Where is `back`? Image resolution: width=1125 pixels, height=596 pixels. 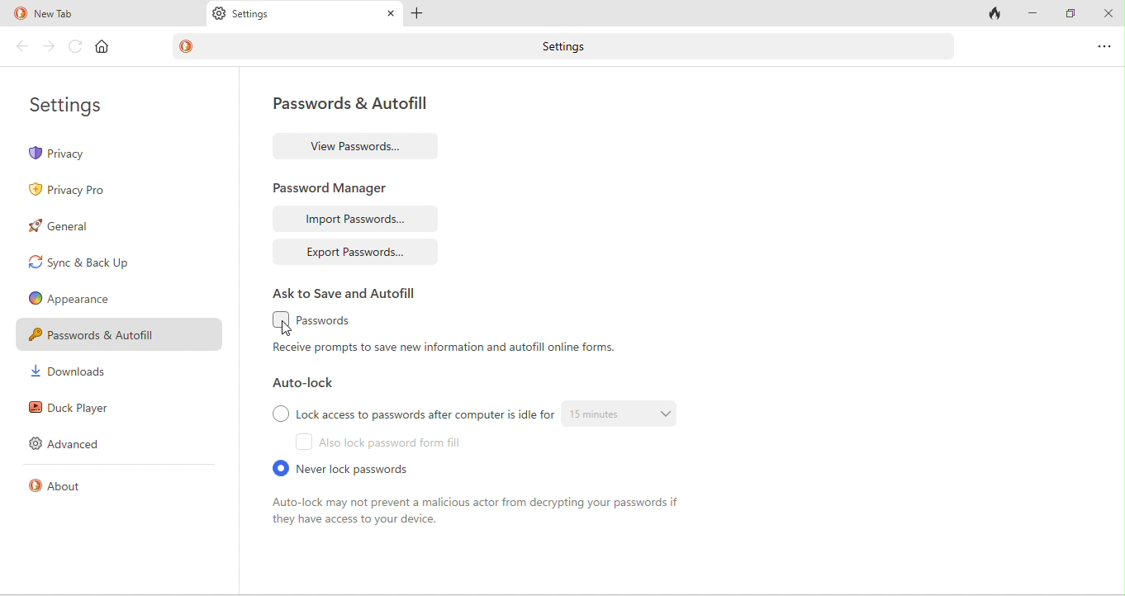
back is located at coordinates (21, 46).